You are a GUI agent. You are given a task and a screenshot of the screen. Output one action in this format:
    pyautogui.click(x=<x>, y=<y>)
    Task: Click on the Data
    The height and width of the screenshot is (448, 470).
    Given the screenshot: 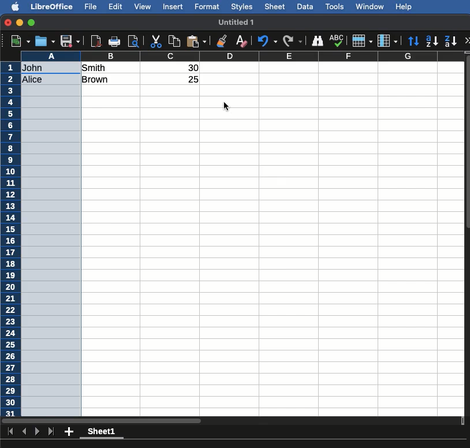 What is the action you would take?
    pyautogui.click(x=306, y=6)
    